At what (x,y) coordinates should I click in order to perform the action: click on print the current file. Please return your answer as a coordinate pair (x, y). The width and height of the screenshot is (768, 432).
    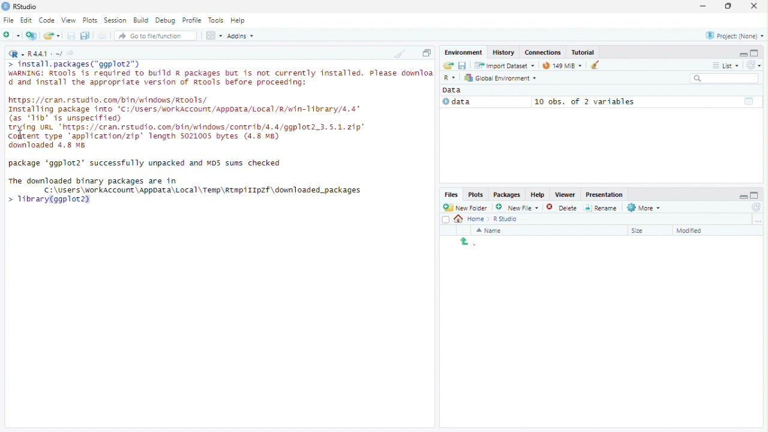
    Looking at the image, I should click on (103, 35).